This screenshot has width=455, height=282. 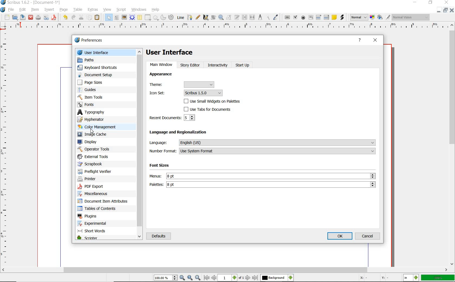 What do you see at coordinates (100, 231) in the screenshot?
I see `short words` at bounding box center [100, 231].